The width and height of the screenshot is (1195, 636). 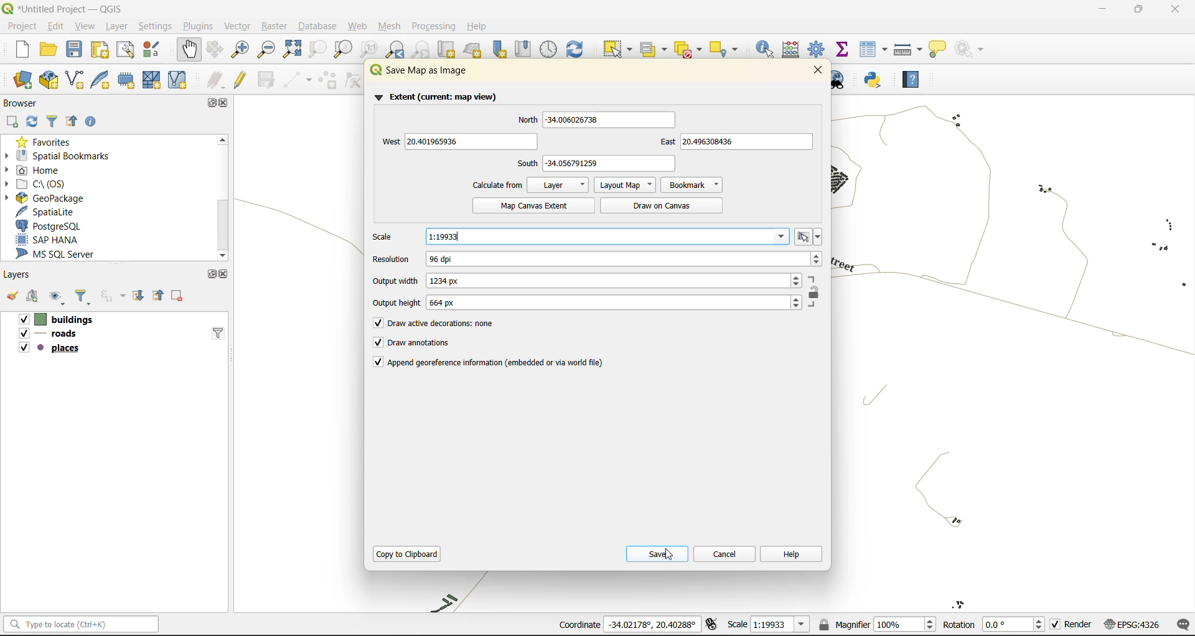 I want to click on edits, so click(x=216, y=80).